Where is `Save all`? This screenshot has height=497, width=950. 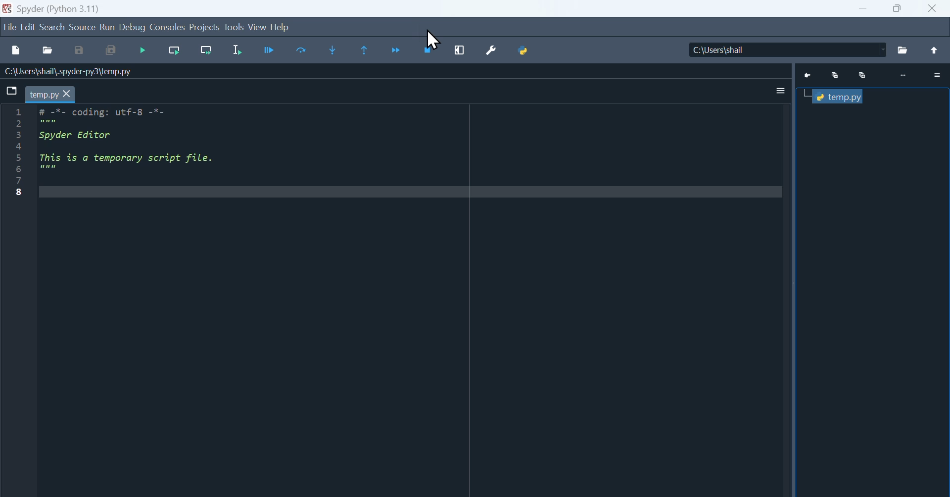
Save all is located at coordinates (110, 51).